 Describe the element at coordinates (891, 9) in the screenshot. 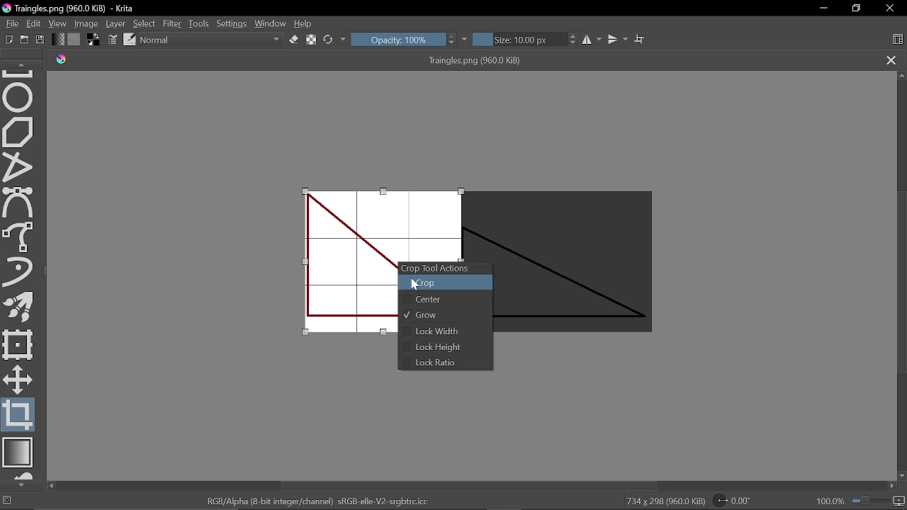

I see `Close` at that location.